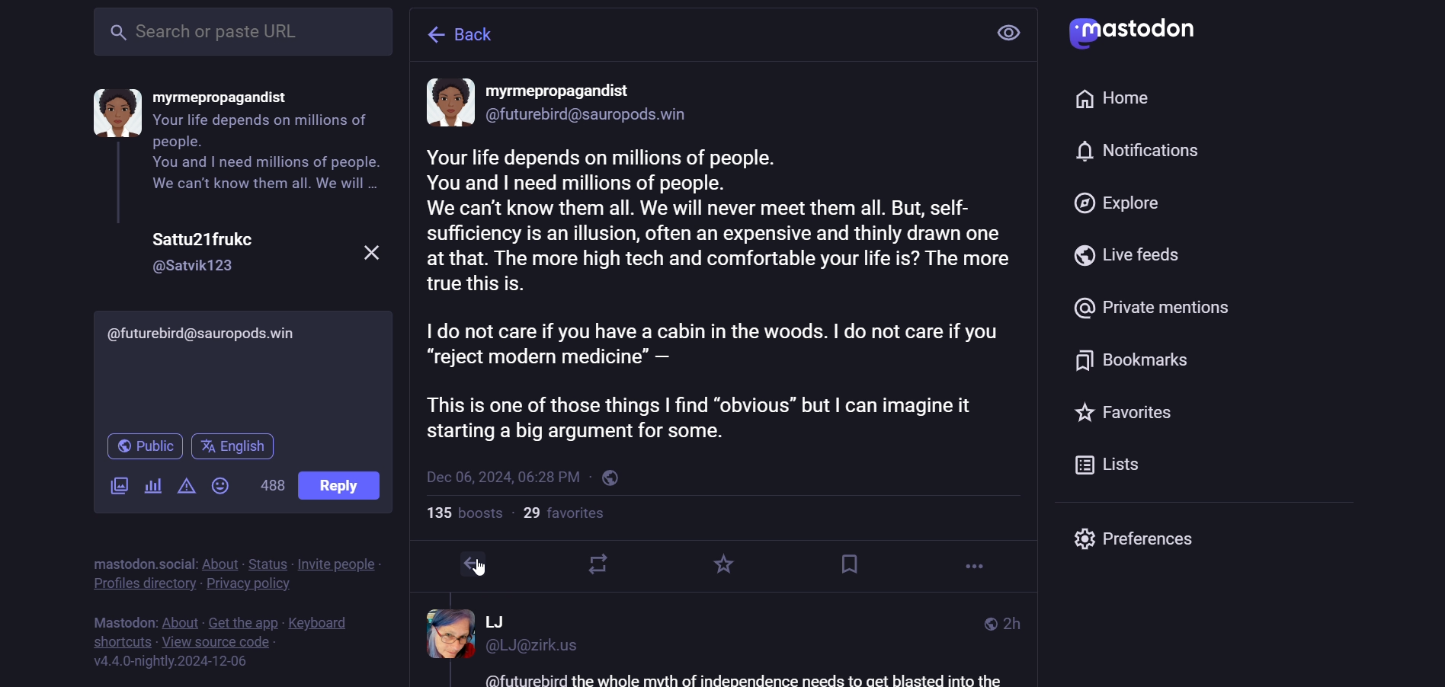 Image resolution: width=1445 pixels, height=687 pixels. I want to click on english, so click(236, 446).